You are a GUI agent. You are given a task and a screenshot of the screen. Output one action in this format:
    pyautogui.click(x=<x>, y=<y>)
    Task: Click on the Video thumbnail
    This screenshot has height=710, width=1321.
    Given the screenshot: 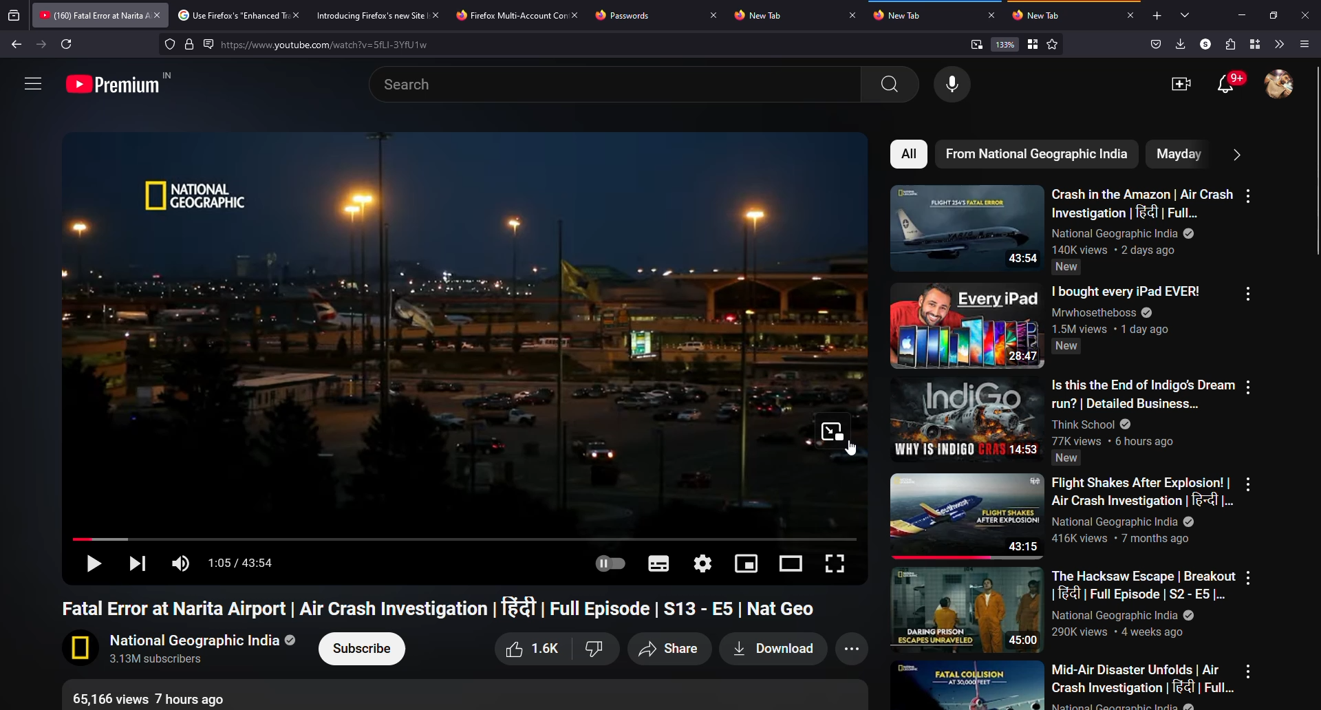 What is the action you would take?
    pyautogui.click(x=968, y=420)
    